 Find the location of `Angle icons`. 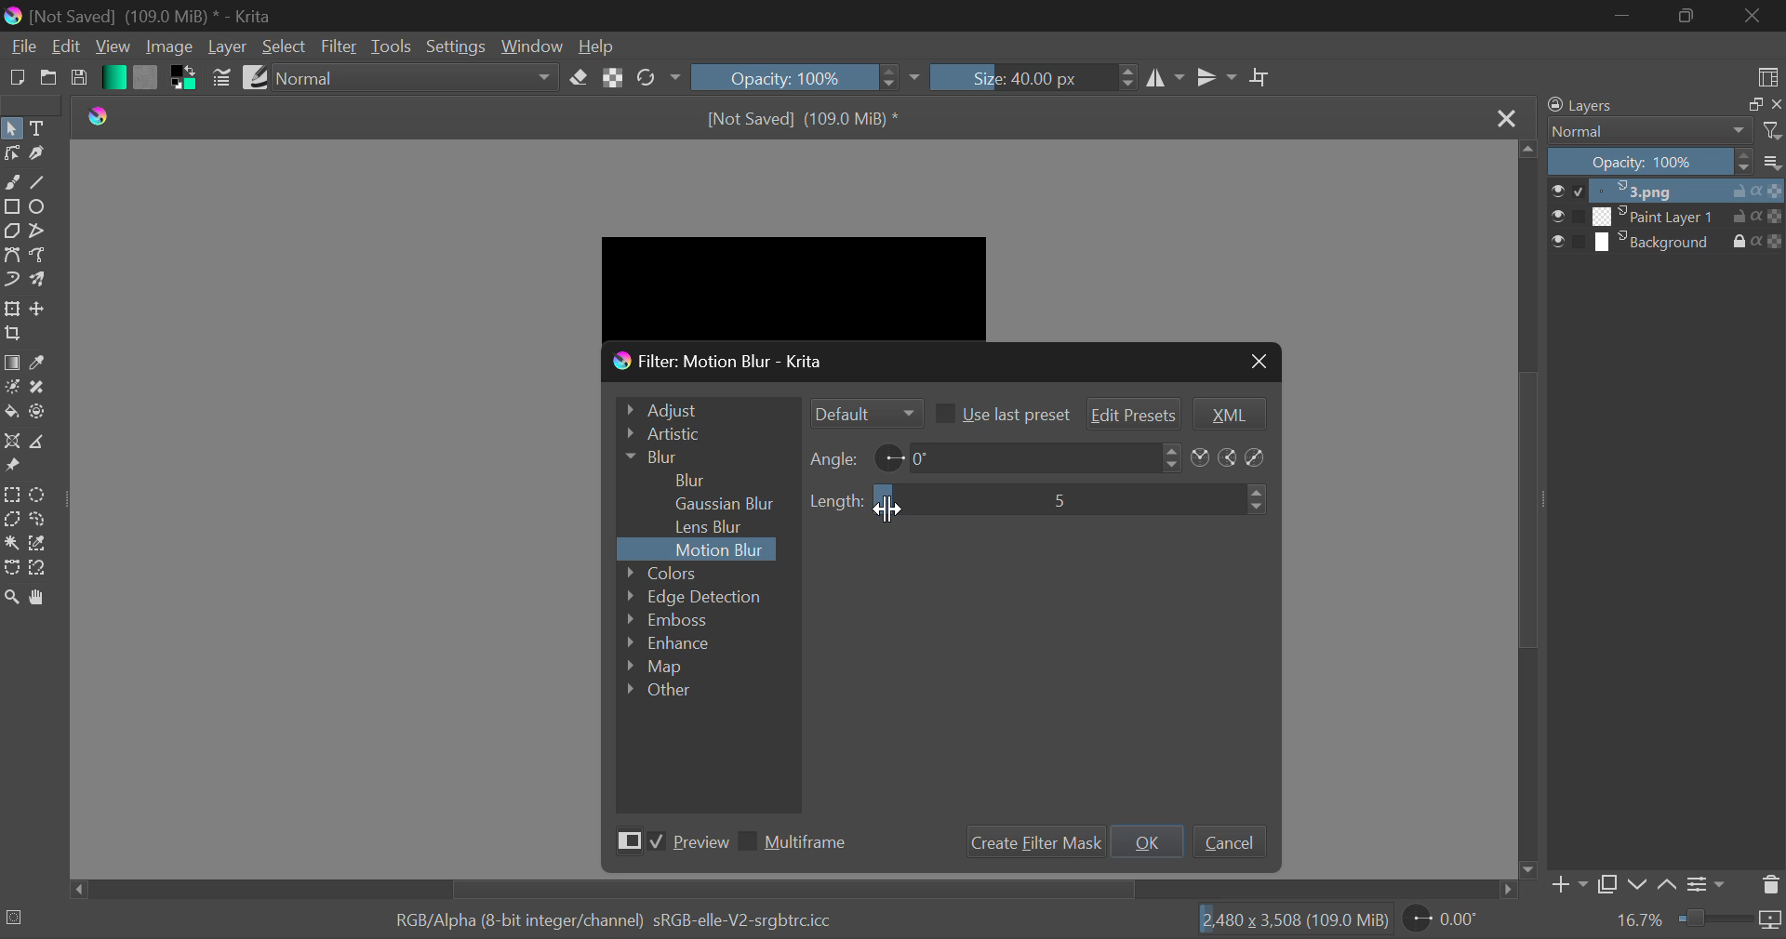

Angle icons is located at coordinates (1231, 458).